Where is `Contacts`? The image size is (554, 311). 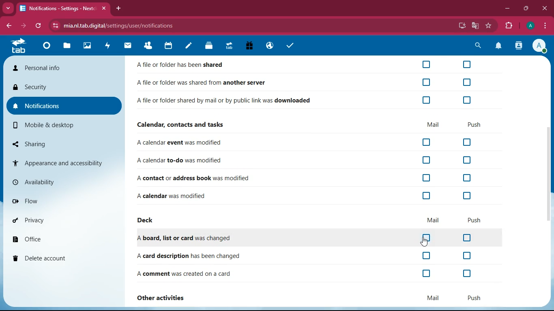 Contacts is located at coordinates (148, 46).